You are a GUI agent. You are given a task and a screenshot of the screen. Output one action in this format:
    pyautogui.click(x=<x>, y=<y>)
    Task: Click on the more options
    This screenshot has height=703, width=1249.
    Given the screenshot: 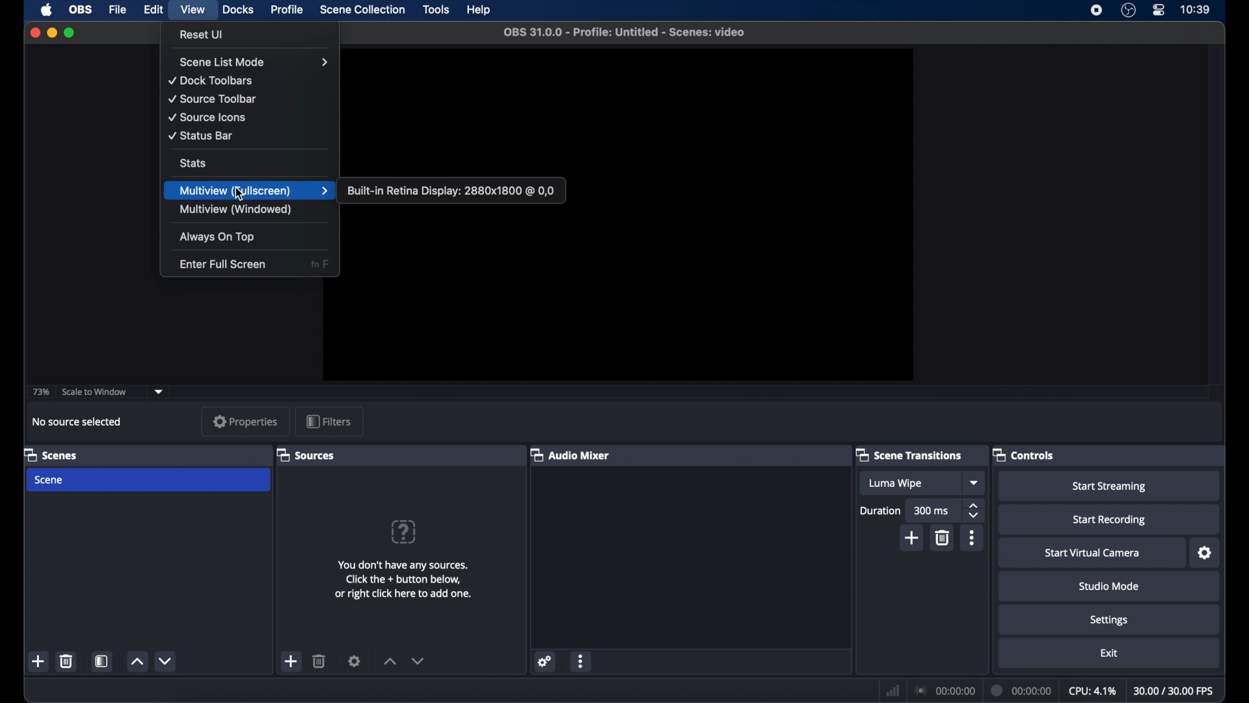 What is the action you would take?
    pyautogui.click(x=972, y=538)
    